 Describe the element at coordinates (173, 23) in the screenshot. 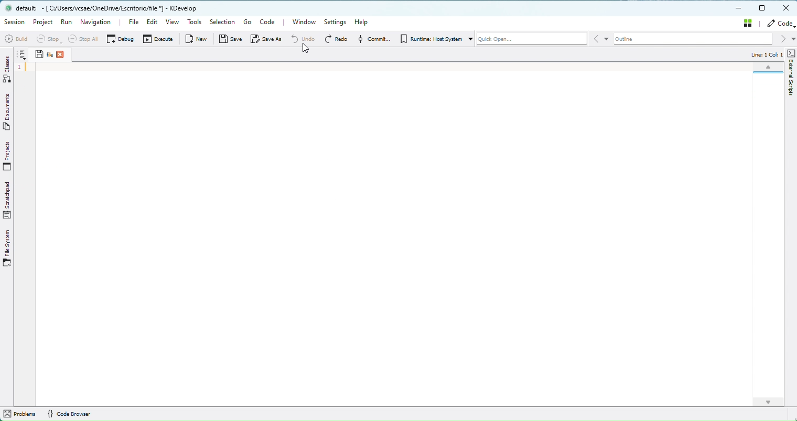

I see `View` at that location.